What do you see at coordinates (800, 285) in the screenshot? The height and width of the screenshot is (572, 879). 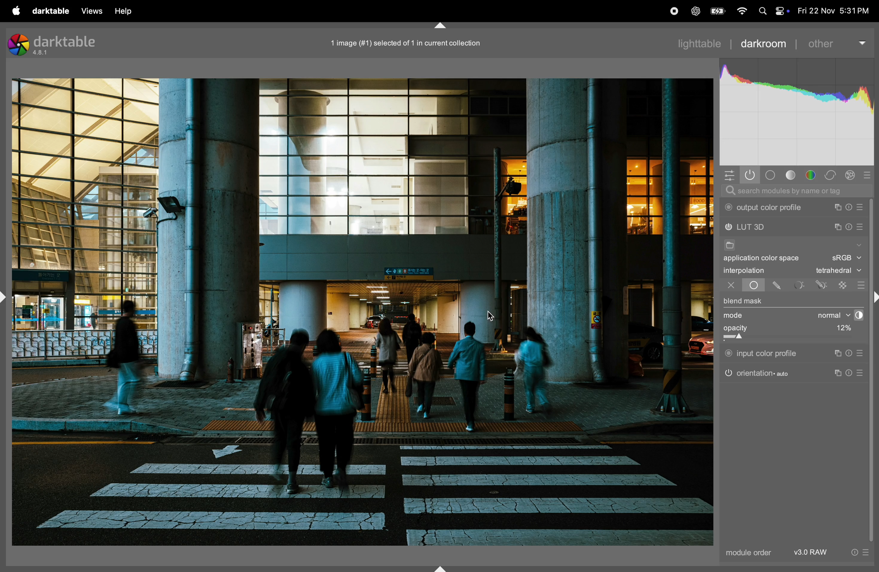 I see `parametric mask` at bounding box center [800, 285].